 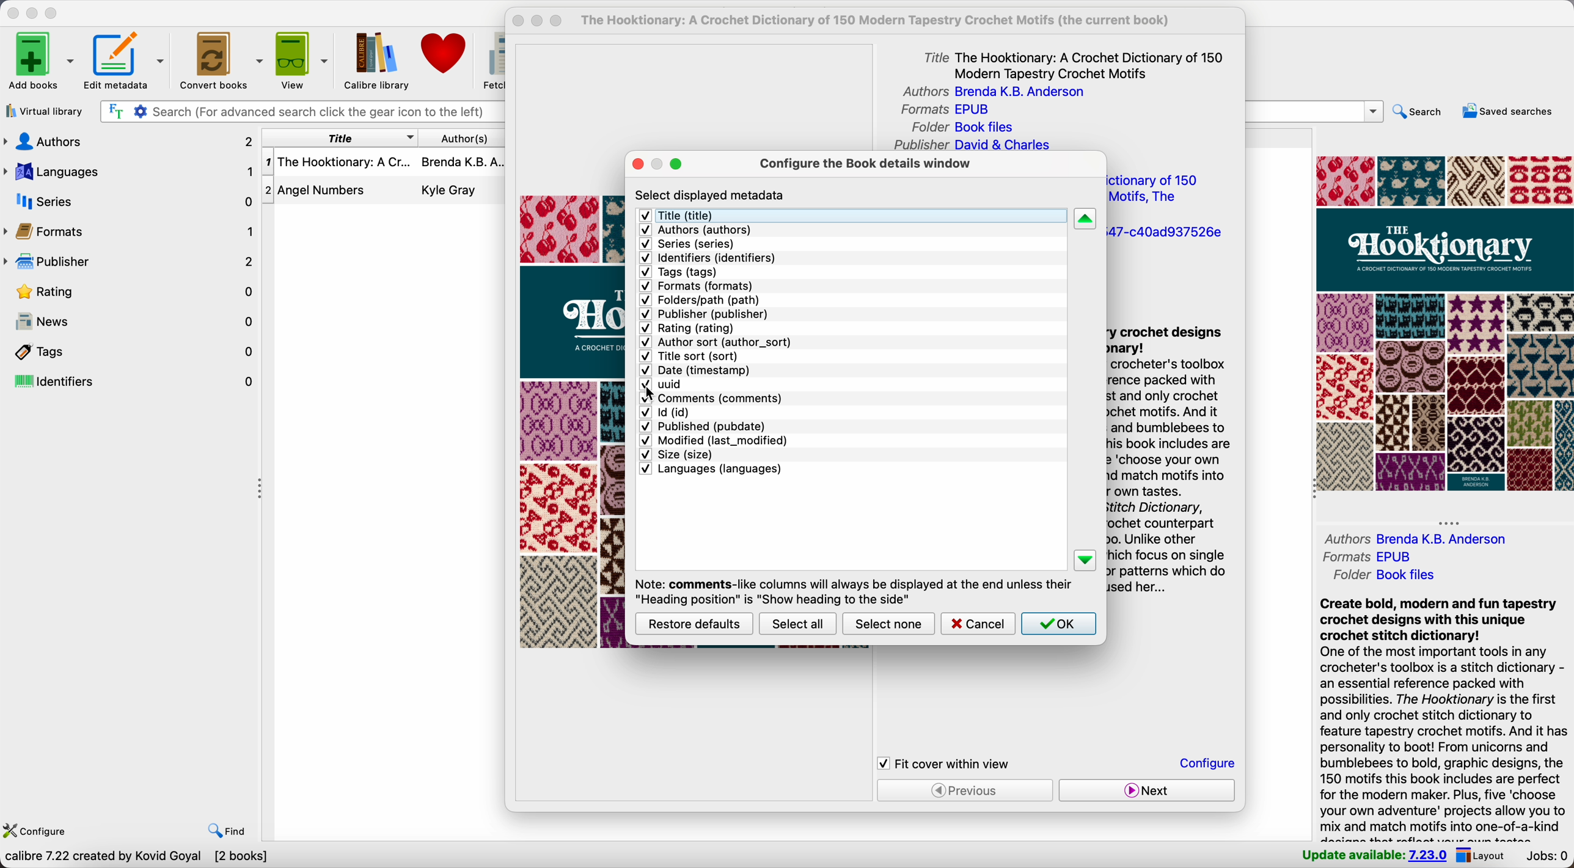 What do you see at coordinates (667, 412) in the screenshot?
I see `id` at bounding box center [667, 412].